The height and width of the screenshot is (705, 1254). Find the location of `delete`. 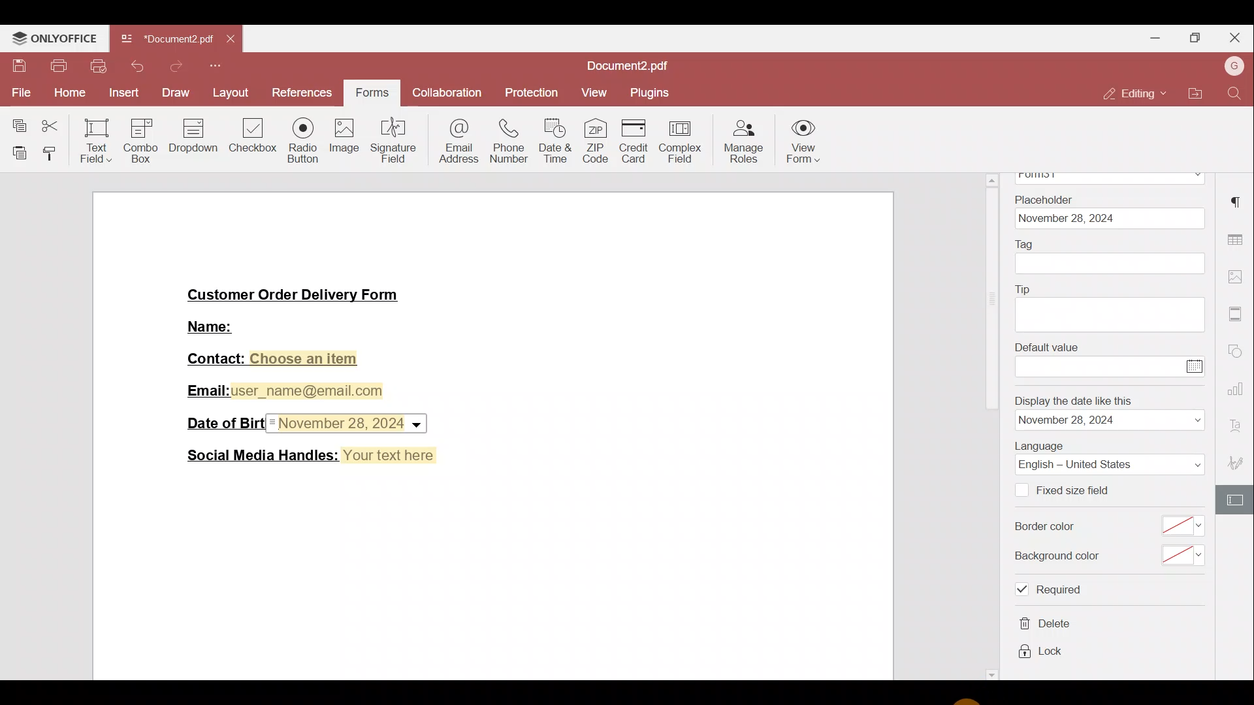

delete is located at coordinates (1048, 624).